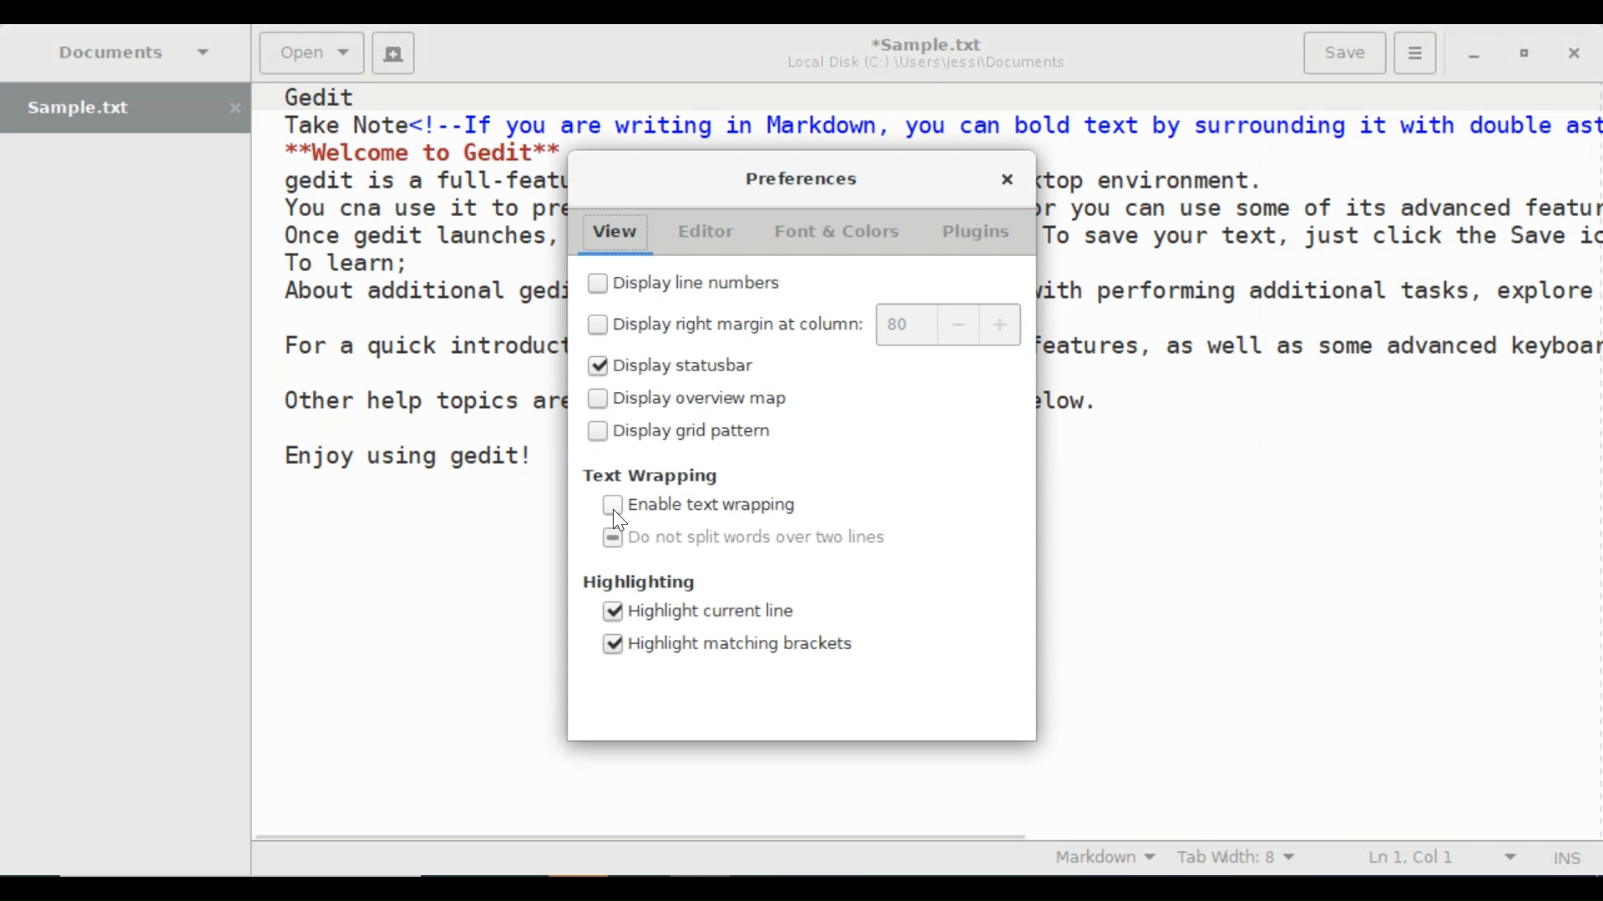  What do you see at coordinates (1476, 52) in the screenshot?
I see `minimize` at bounding box center [1476, 52].